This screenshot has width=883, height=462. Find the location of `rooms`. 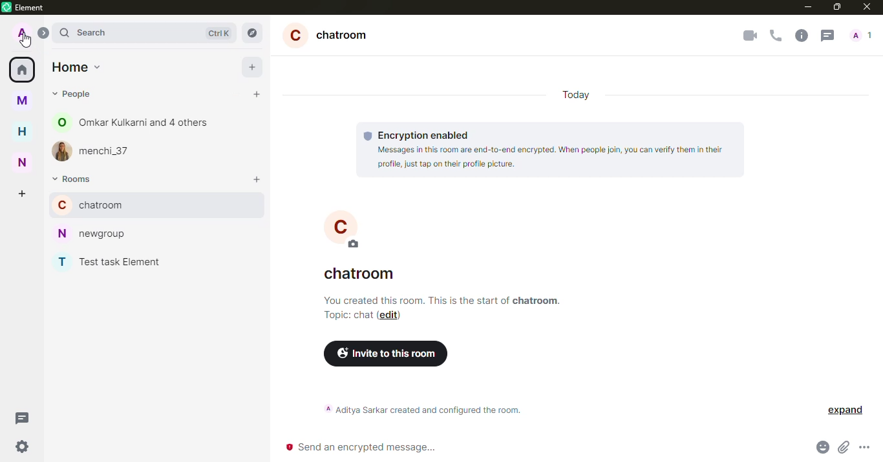

rooms is located at coordinates (74, 180).